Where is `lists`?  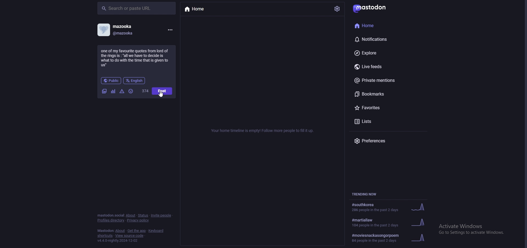 lists is located at coordinates (381, 121).